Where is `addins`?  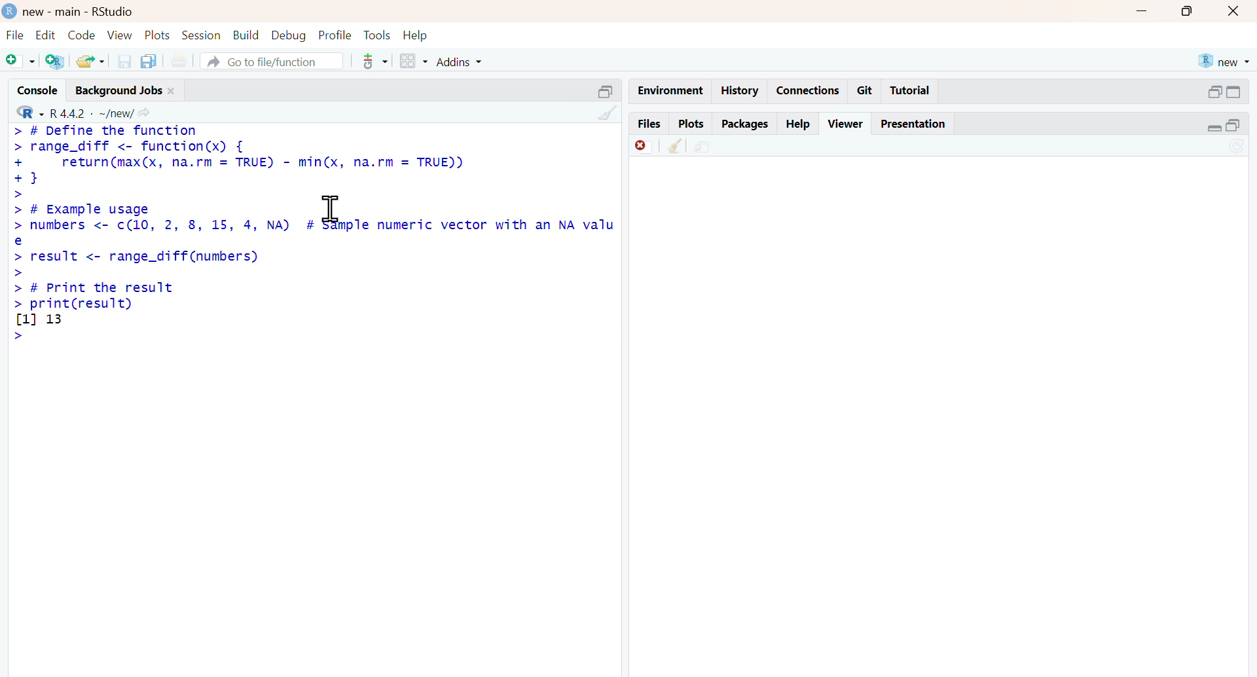 addins is located at coordinates (461, 62).